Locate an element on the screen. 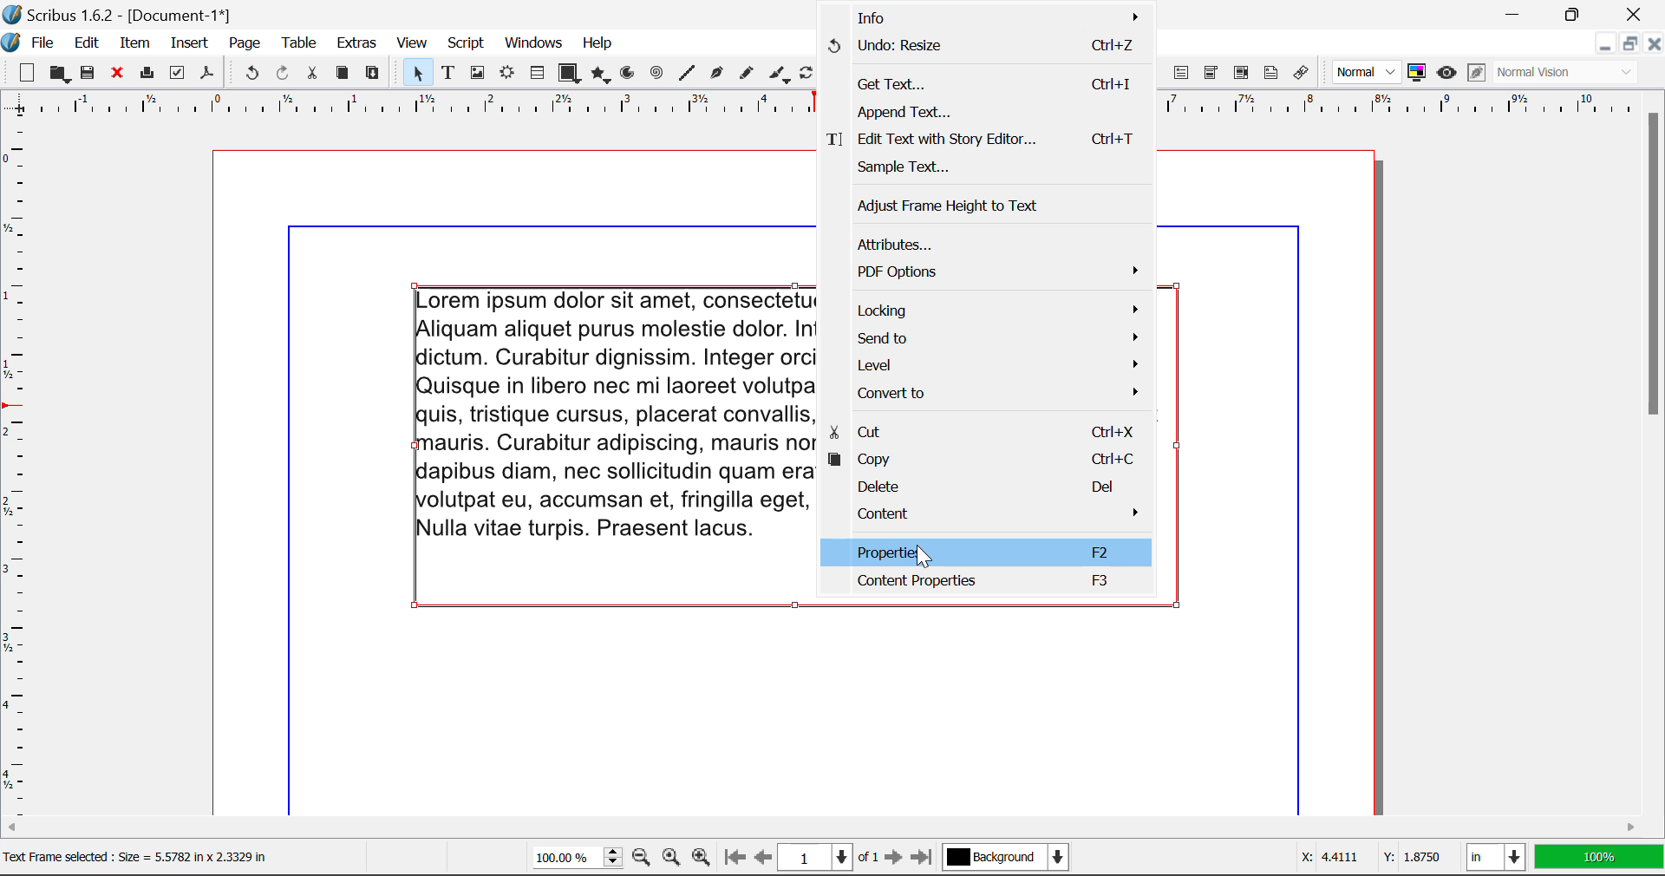  Append Text is located at coordinates (985, 112).